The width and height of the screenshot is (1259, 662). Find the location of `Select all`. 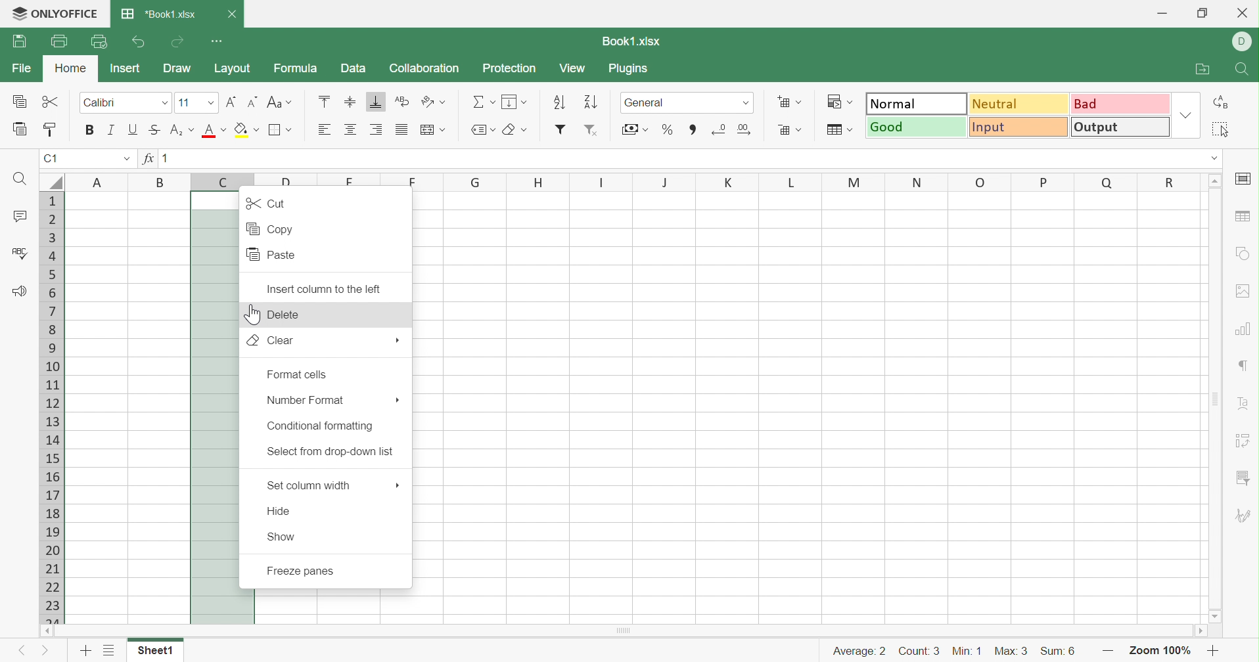

Select all is located at coordinates (1222, 127).